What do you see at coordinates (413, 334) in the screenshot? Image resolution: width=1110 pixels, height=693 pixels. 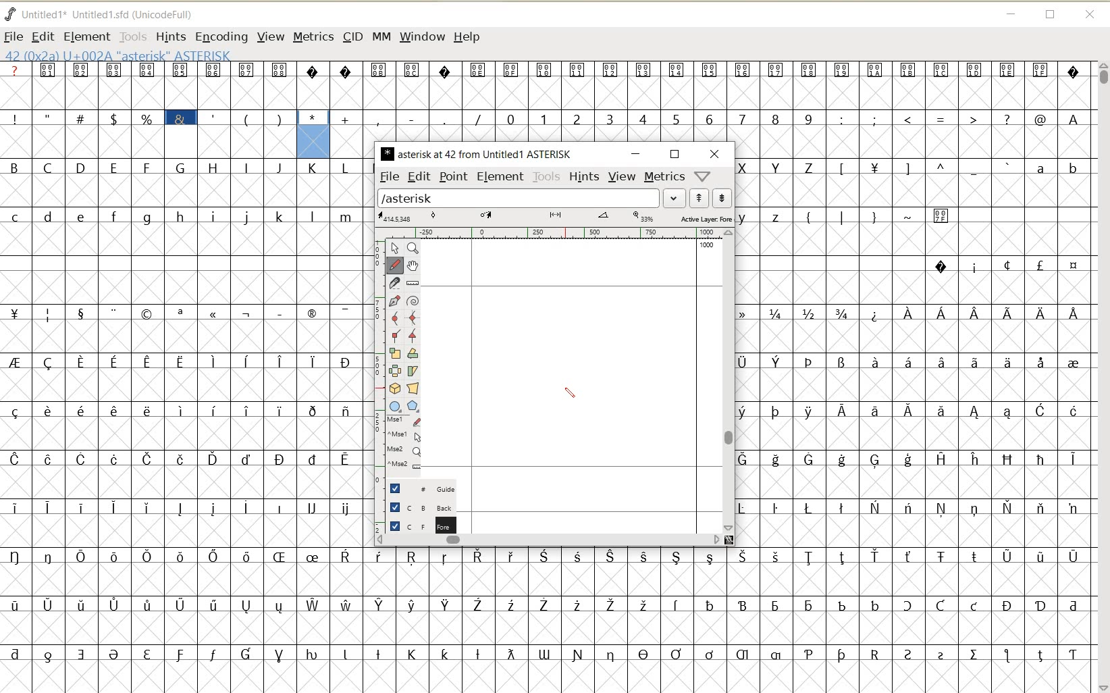 I see `add a tangent point` at bounding box center [413, 334].